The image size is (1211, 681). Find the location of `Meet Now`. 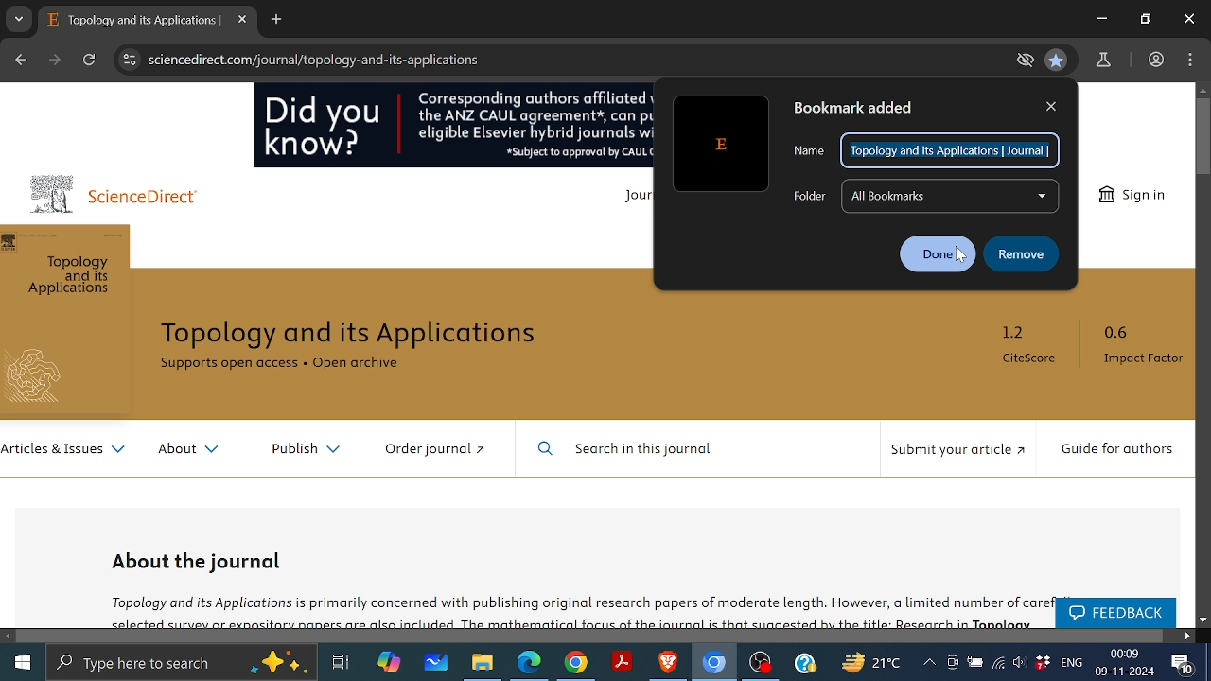

Meet Now is located at coordinates (951, 661).